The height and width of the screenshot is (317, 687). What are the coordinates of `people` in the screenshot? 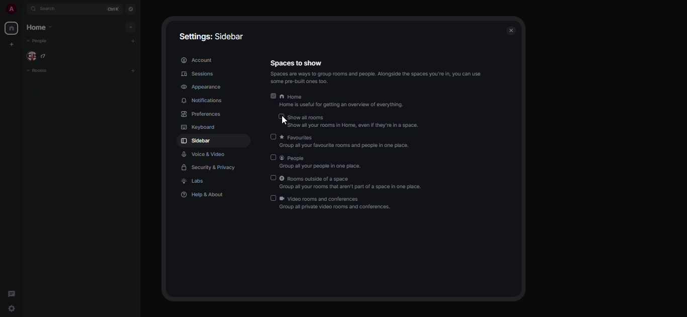 It's located at (41, 41).